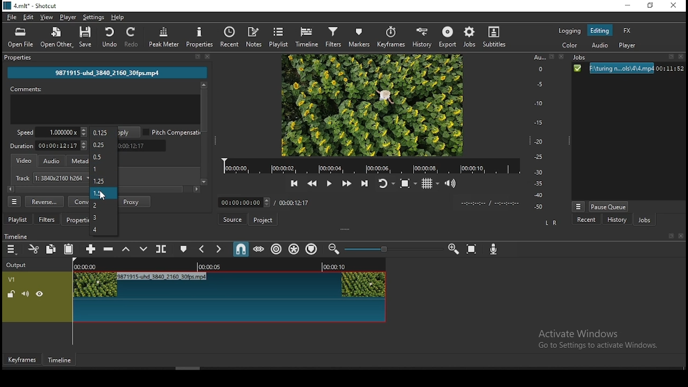 This screenshot has height=387, width=688. Describe the element at coordinates (410, 183) in the screenshot. I see `toggle zoom` at that location.